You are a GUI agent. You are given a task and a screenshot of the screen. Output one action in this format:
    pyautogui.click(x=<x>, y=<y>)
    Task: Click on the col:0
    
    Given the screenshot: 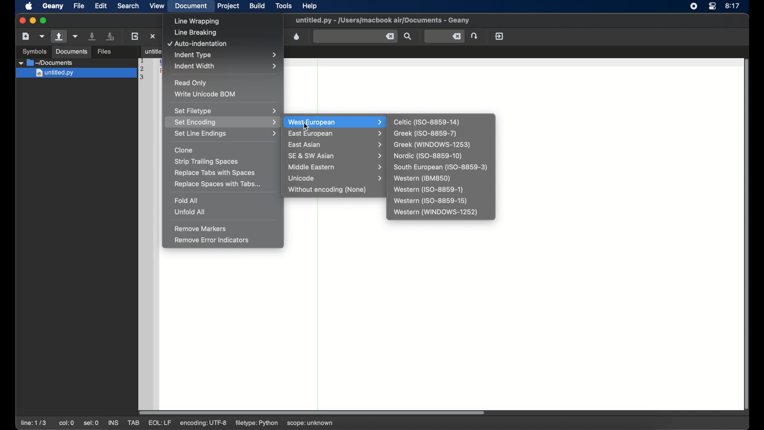 What is the action you would take?
    pyautogui.click(x=67, y=423)
    